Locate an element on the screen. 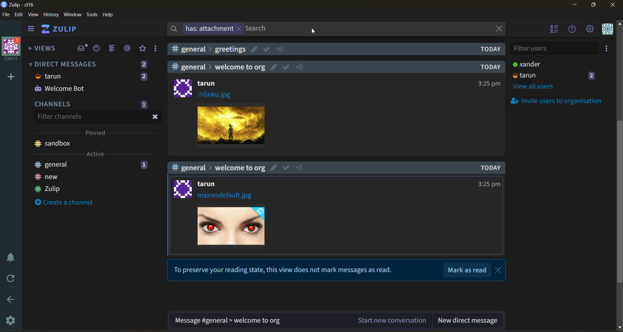  invite users to organisation is located at coordinates (607, 48).